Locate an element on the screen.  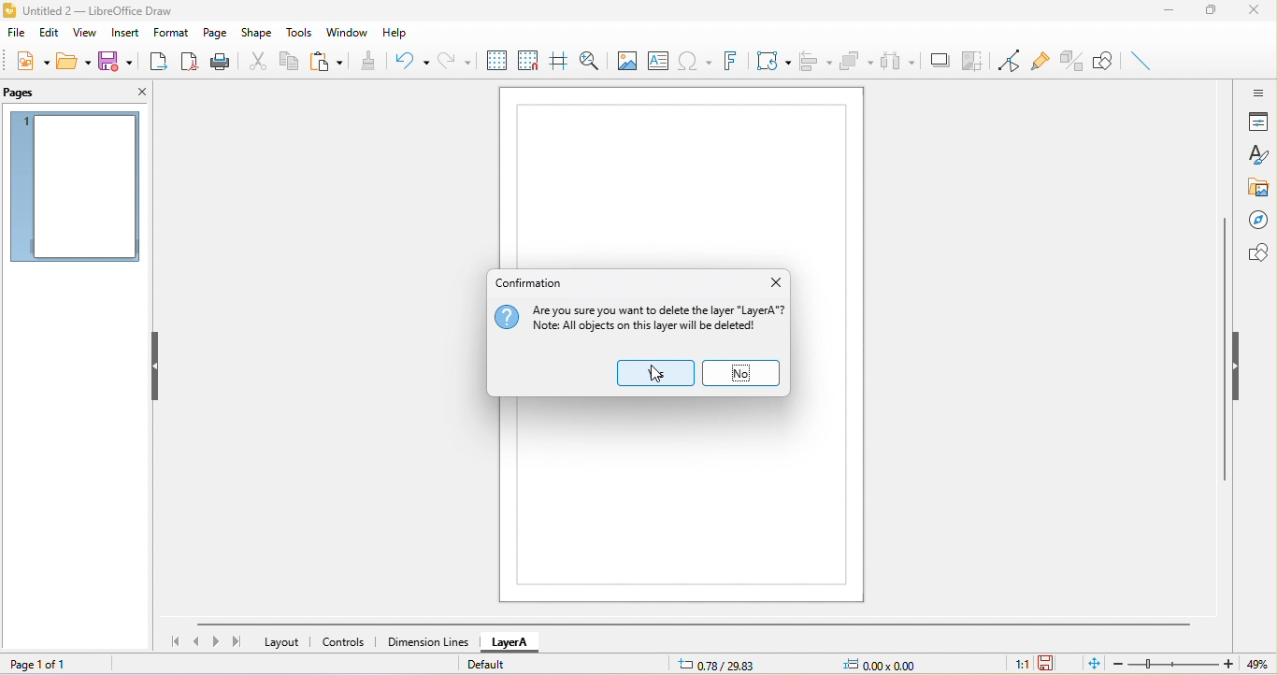
display grid is located at coordinates (497, 60).